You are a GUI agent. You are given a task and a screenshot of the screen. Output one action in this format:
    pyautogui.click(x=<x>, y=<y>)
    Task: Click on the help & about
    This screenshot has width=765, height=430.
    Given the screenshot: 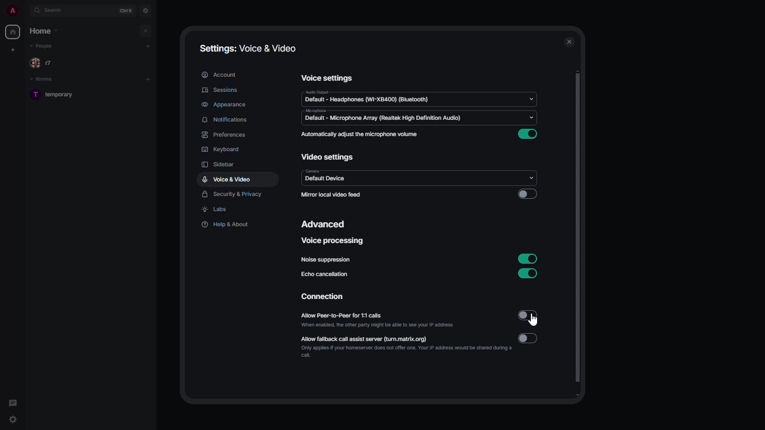 What is the action you would take?
    pyautogui.click(x=226, y=225)
    